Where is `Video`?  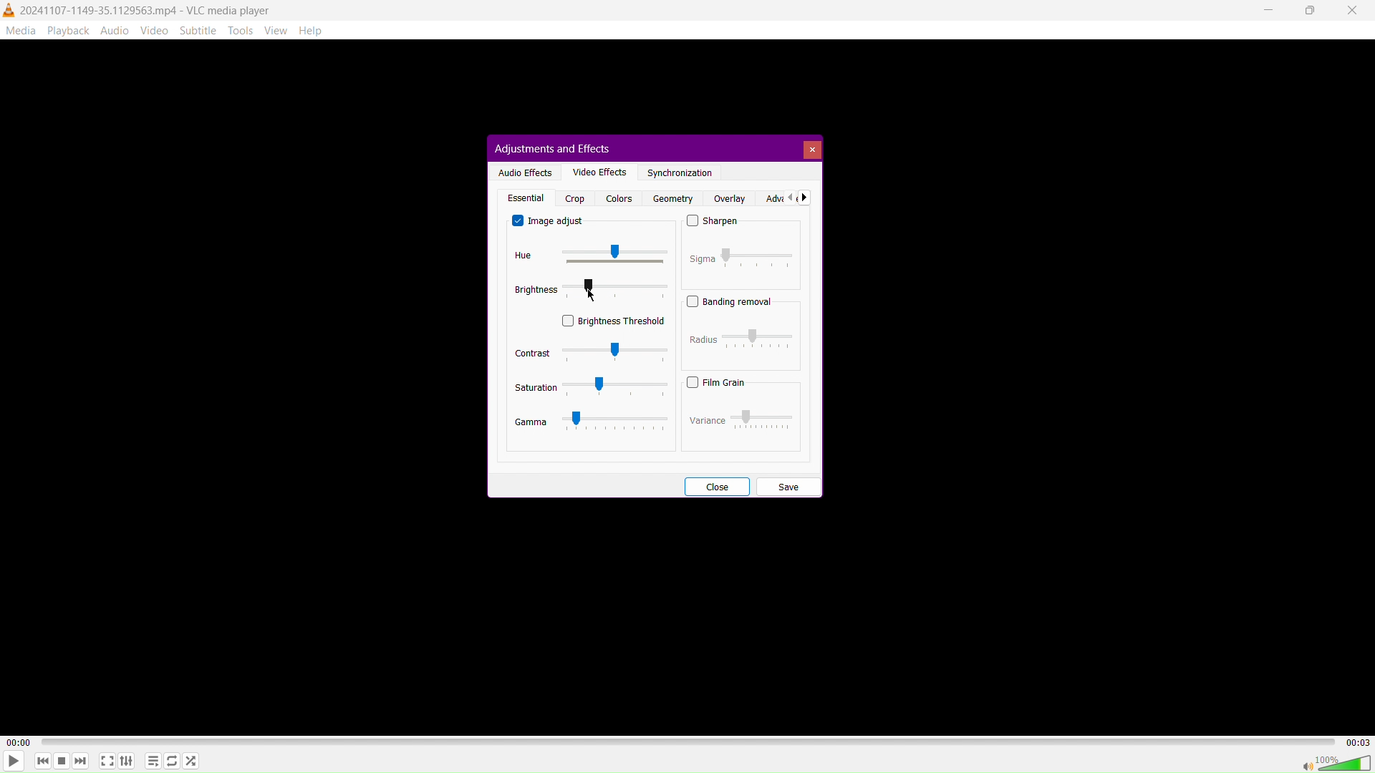
Video is located at coordinates (157, 30).